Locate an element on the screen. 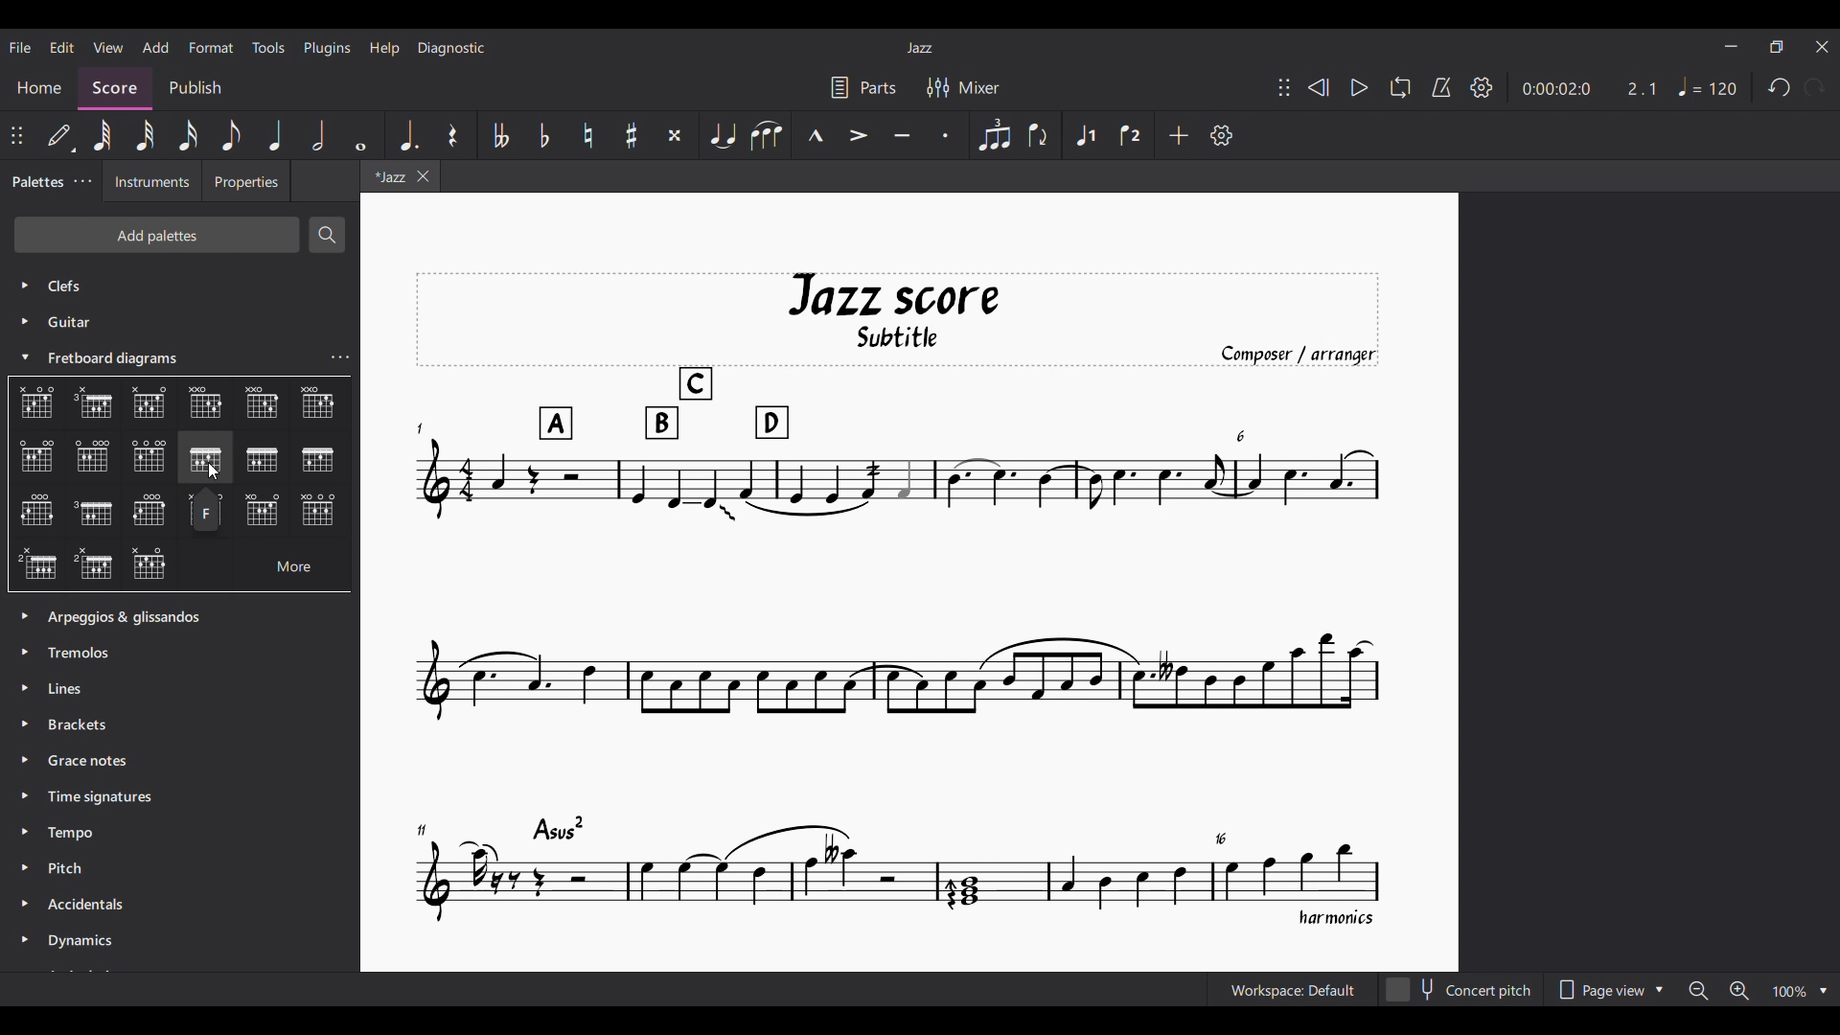 The image size is (1840, 1035). Voice 2 is located at coordinates (1132, 135).